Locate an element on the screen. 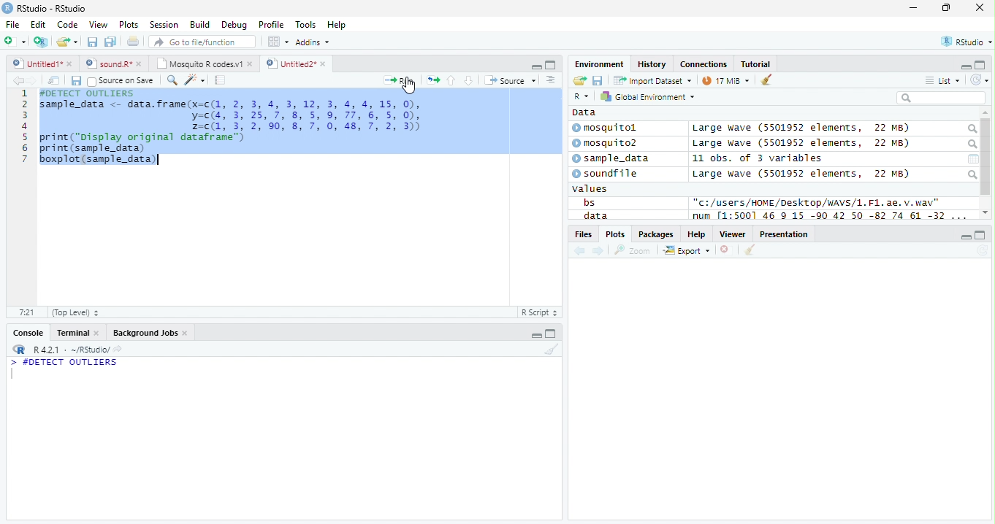 This screenshot has width=995, height=524. Help is located at coordinates (697, 234).